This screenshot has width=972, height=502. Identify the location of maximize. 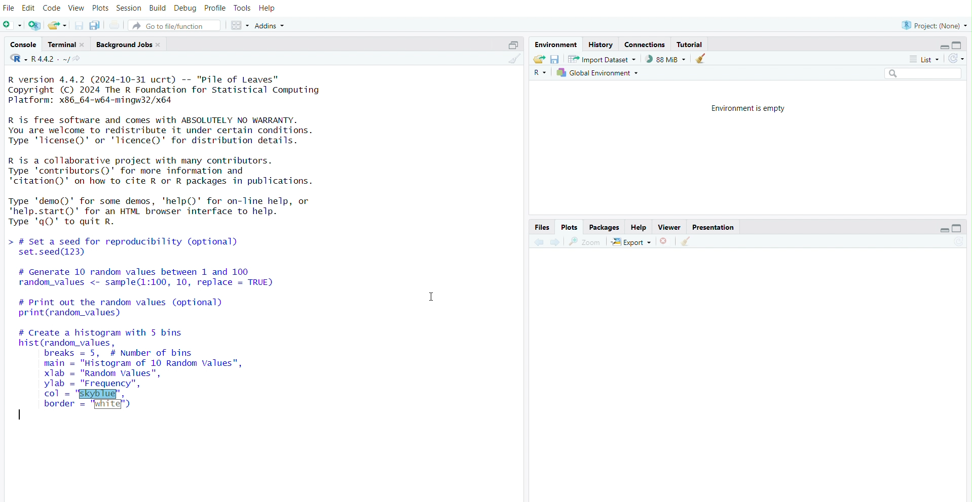
(962, 228).